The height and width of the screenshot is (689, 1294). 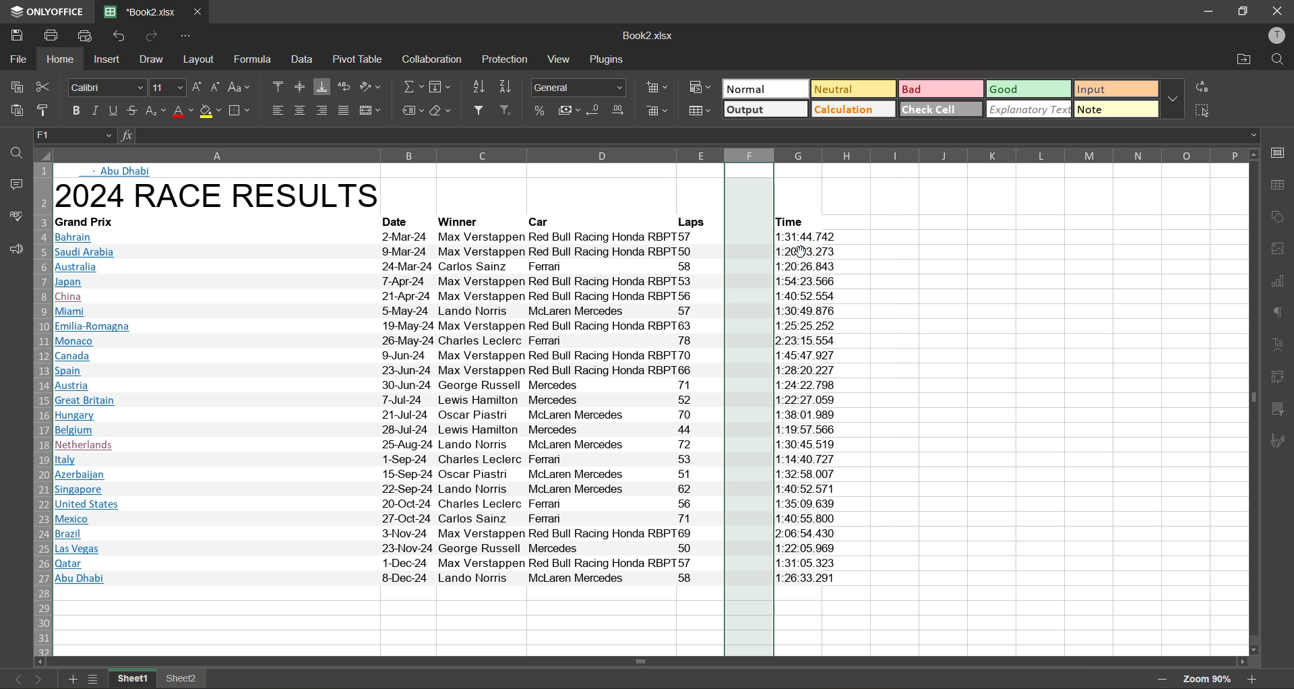 I want to click on Brazil 3-Nov-24 Max Verstappen Red Bull Racing Honda RBPT69 2:06:54.430, so click(x=379, y=534).